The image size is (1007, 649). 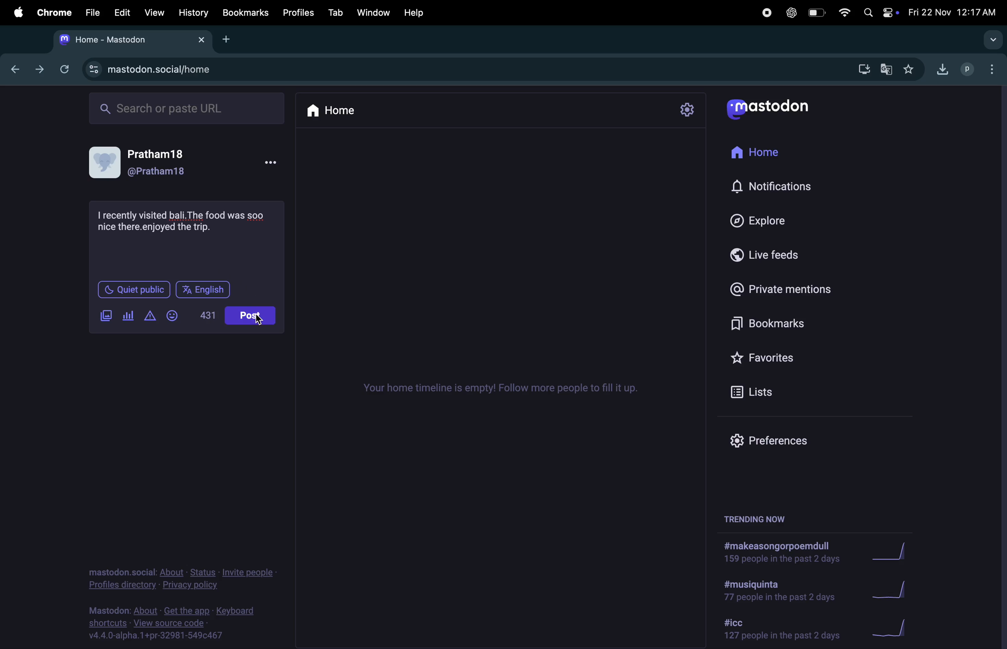 I want to click on trending now, so click(x=757, y=520).